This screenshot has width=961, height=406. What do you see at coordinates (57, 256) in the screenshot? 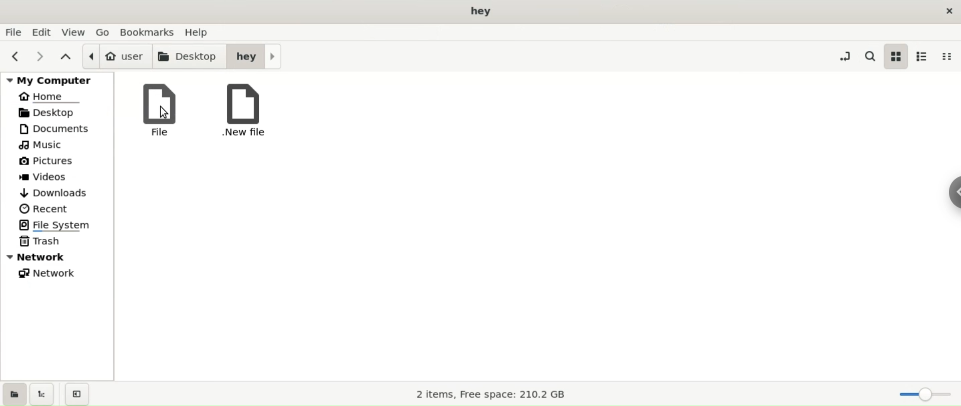
I see `network` at bounding box center [57, 256].